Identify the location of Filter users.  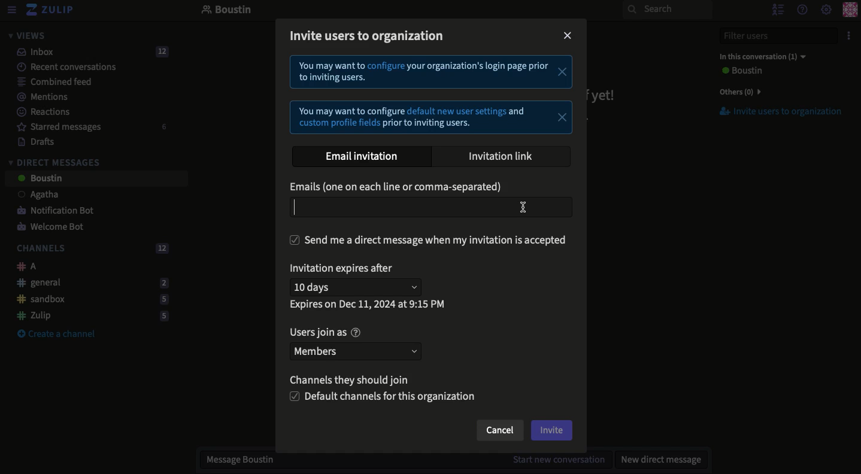
(771, 36).